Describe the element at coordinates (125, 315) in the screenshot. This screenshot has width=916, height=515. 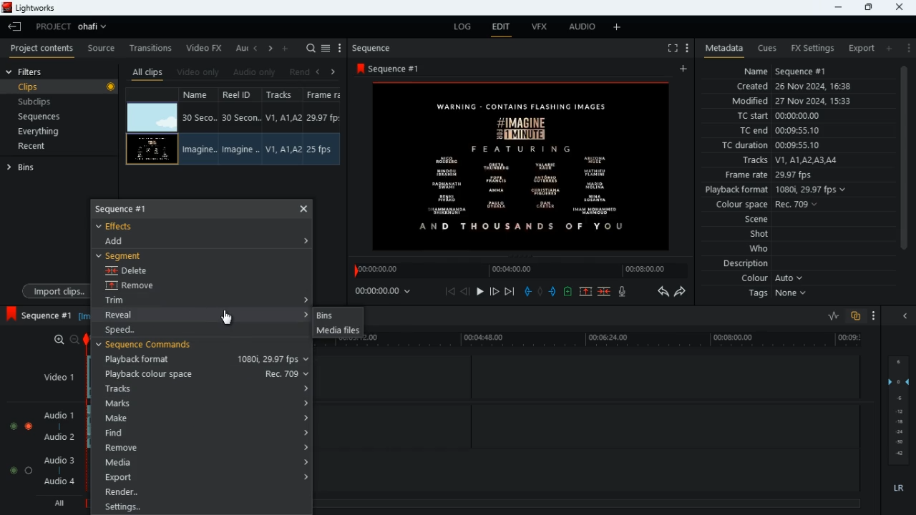
I see `reveal` at that location.